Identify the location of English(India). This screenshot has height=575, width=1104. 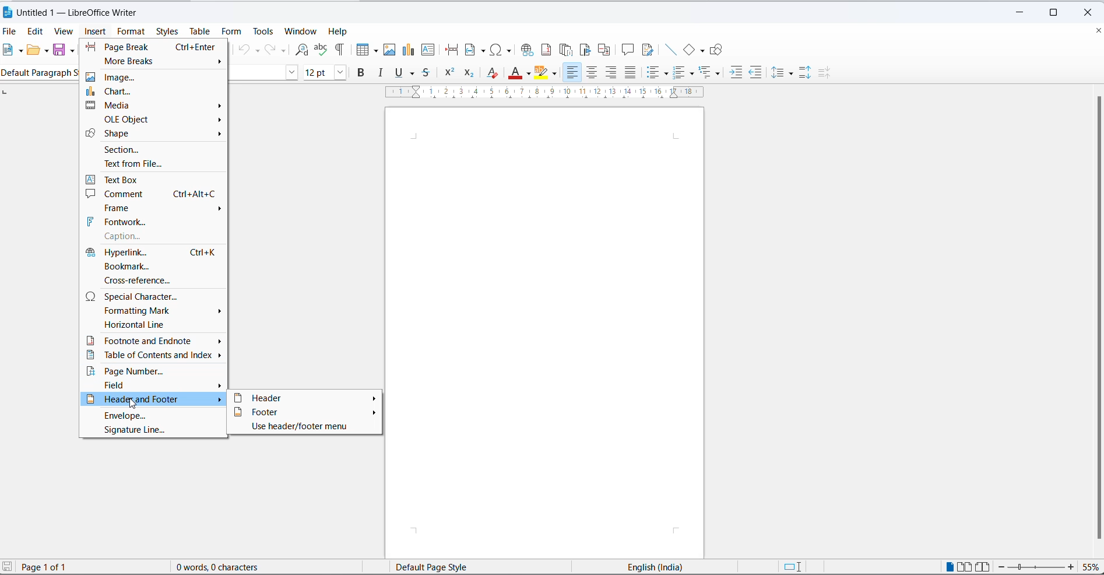
(644, 566).